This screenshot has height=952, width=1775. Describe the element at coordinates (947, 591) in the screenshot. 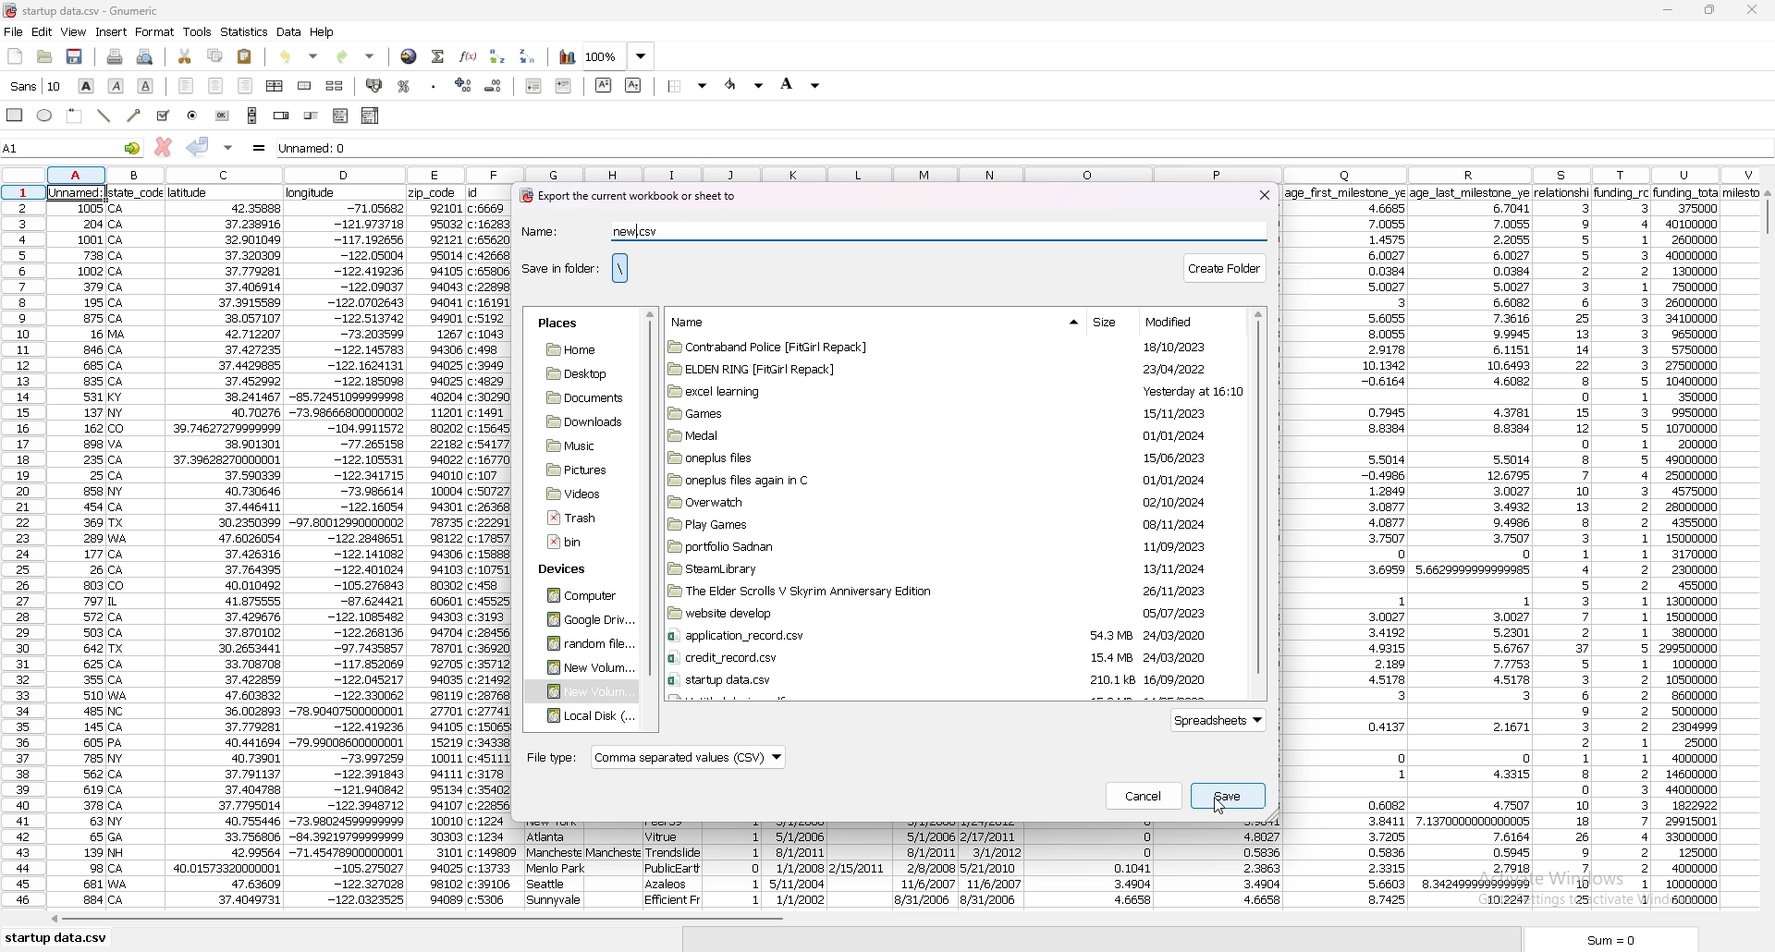

I see `folder` at that location.